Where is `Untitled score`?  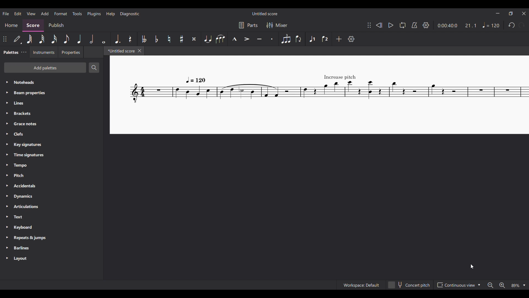
Untitled score is located at coordinates (264, 14).